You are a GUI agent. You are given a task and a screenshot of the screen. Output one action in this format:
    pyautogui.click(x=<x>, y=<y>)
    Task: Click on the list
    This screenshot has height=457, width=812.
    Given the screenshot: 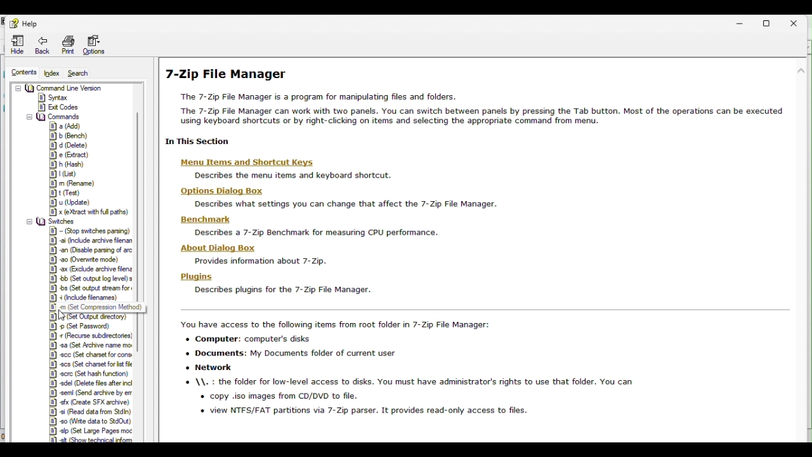 What is the action you would take?
    pyautogui.click(x=67, y=173)
    